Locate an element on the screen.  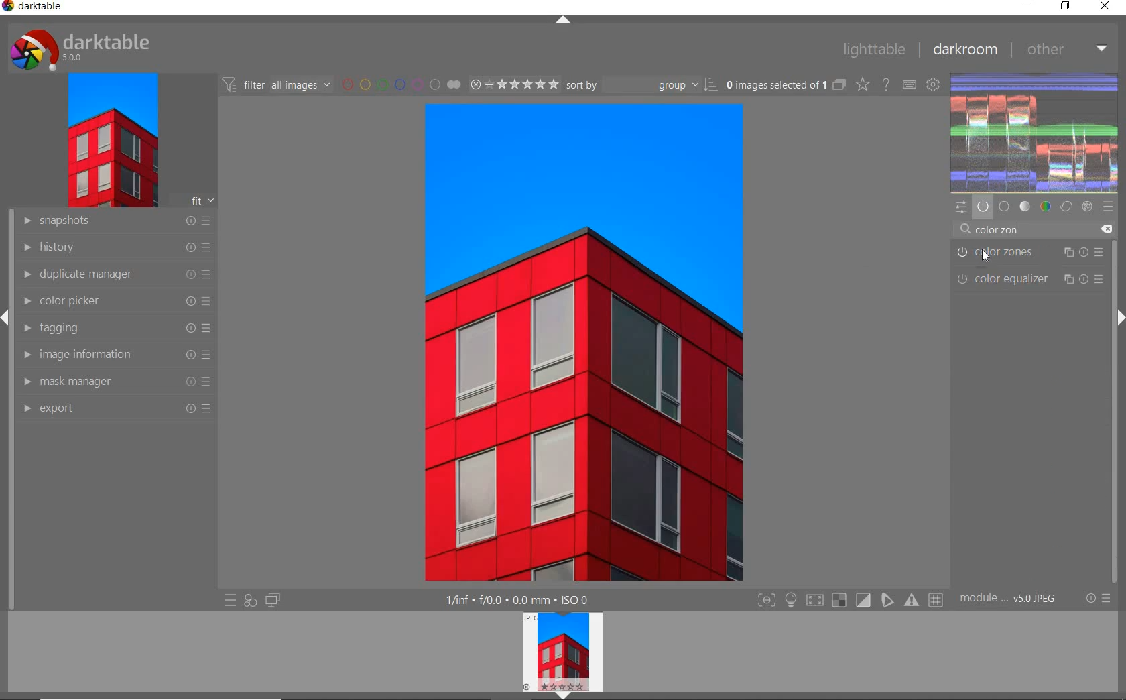
lighttable is located at coordinates (873, 50).